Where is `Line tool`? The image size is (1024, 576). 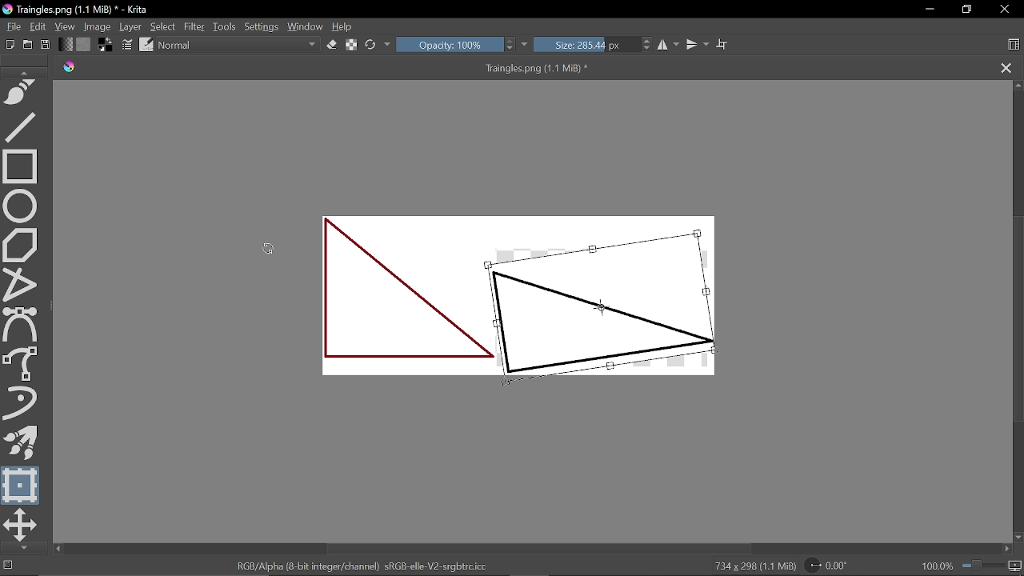
Line tool is located at coordinates (24, 126).